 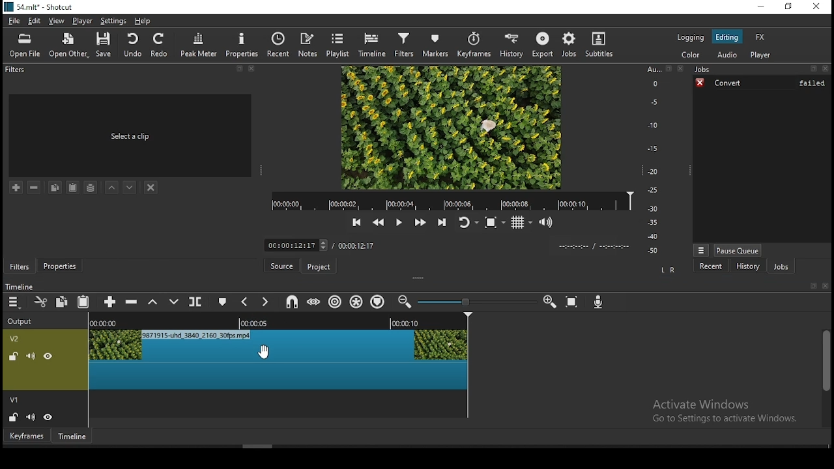 What do you see at coordinates (143, 21) in the screenshot?
I see `help` at bounding box center [143, 21].